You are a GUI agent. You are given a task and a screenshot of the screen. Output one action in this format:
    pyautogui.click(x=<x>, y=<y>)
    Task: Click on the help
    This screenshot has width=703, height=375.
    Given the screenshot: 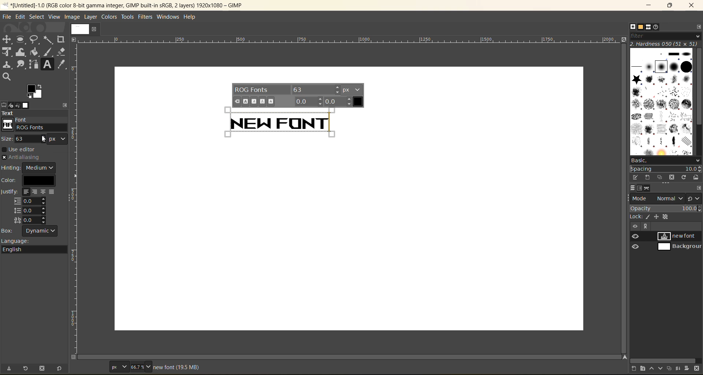 What is the action you would take?
    pyautogui.click(x=192, y=17)
    